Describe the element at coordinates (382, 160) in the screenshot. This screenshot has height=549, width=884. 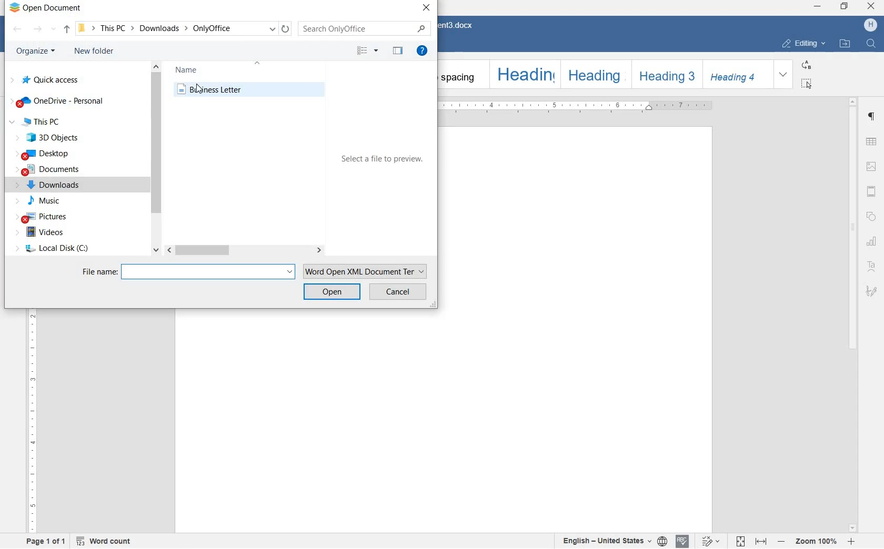
I see `select a file to preview` at that location.